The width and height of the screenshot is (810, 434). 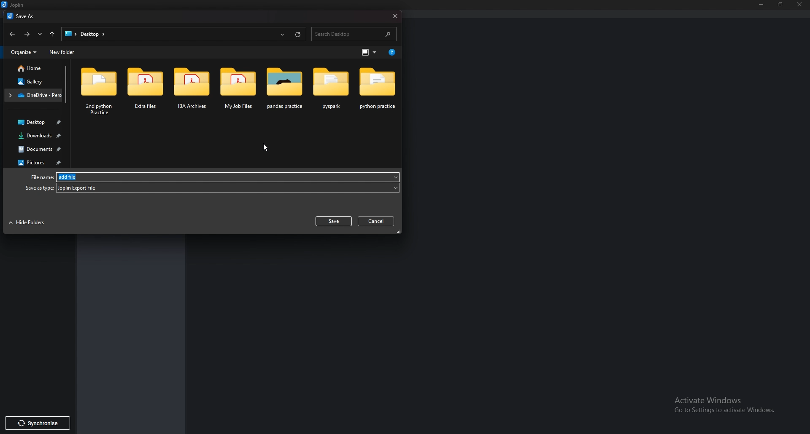 What do you see at coordinates (333, 221) in the screenshot?
I see `save` at bounding box center [333, 221].